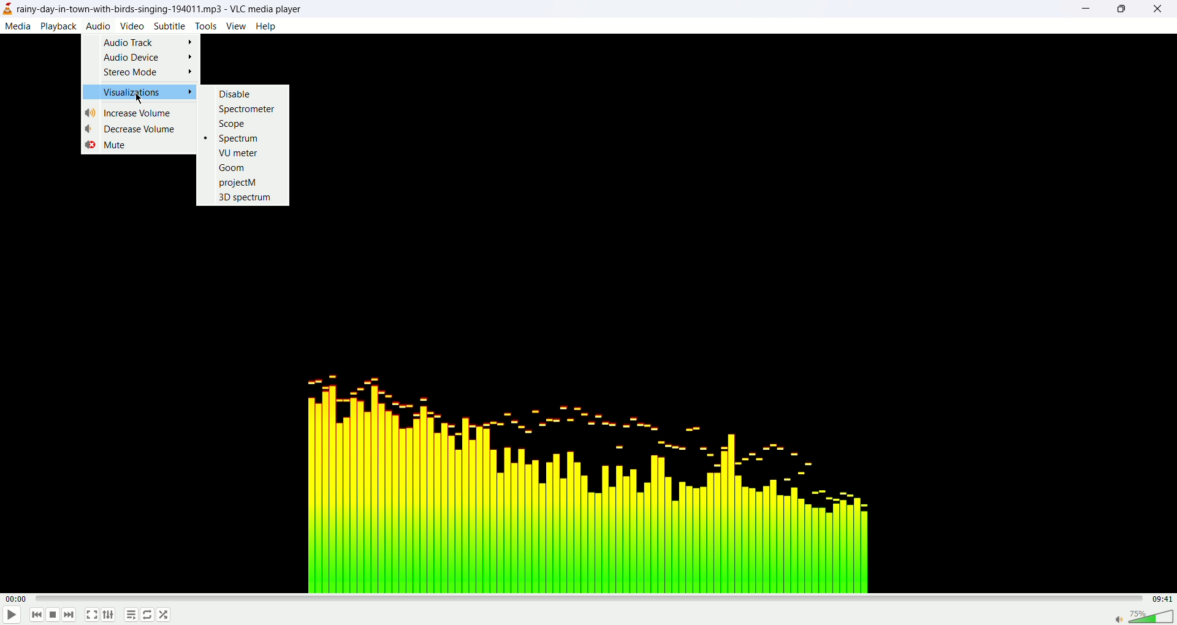 This screenshot has height=625, width=1177. I want to click on volume bar, so click(1143, 615).